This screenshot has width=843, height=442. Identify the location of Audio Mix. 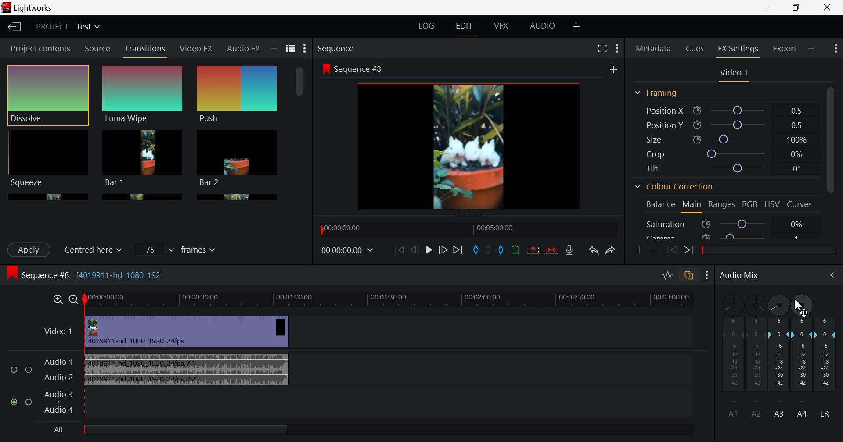
(738, 277).